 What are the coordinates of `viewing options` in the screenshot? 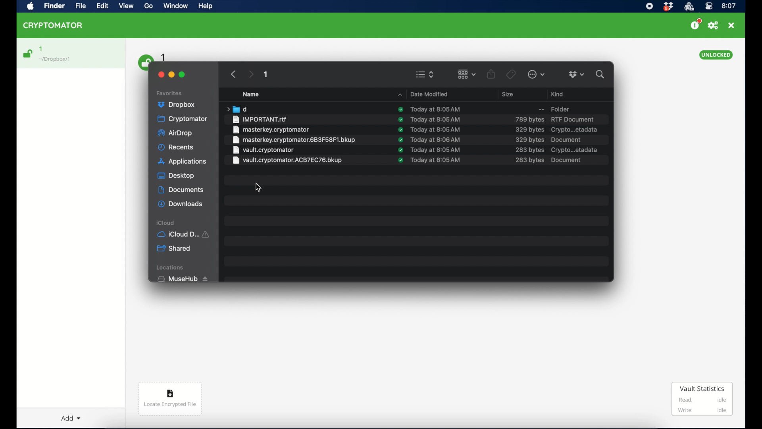 It's located at (425, 74).